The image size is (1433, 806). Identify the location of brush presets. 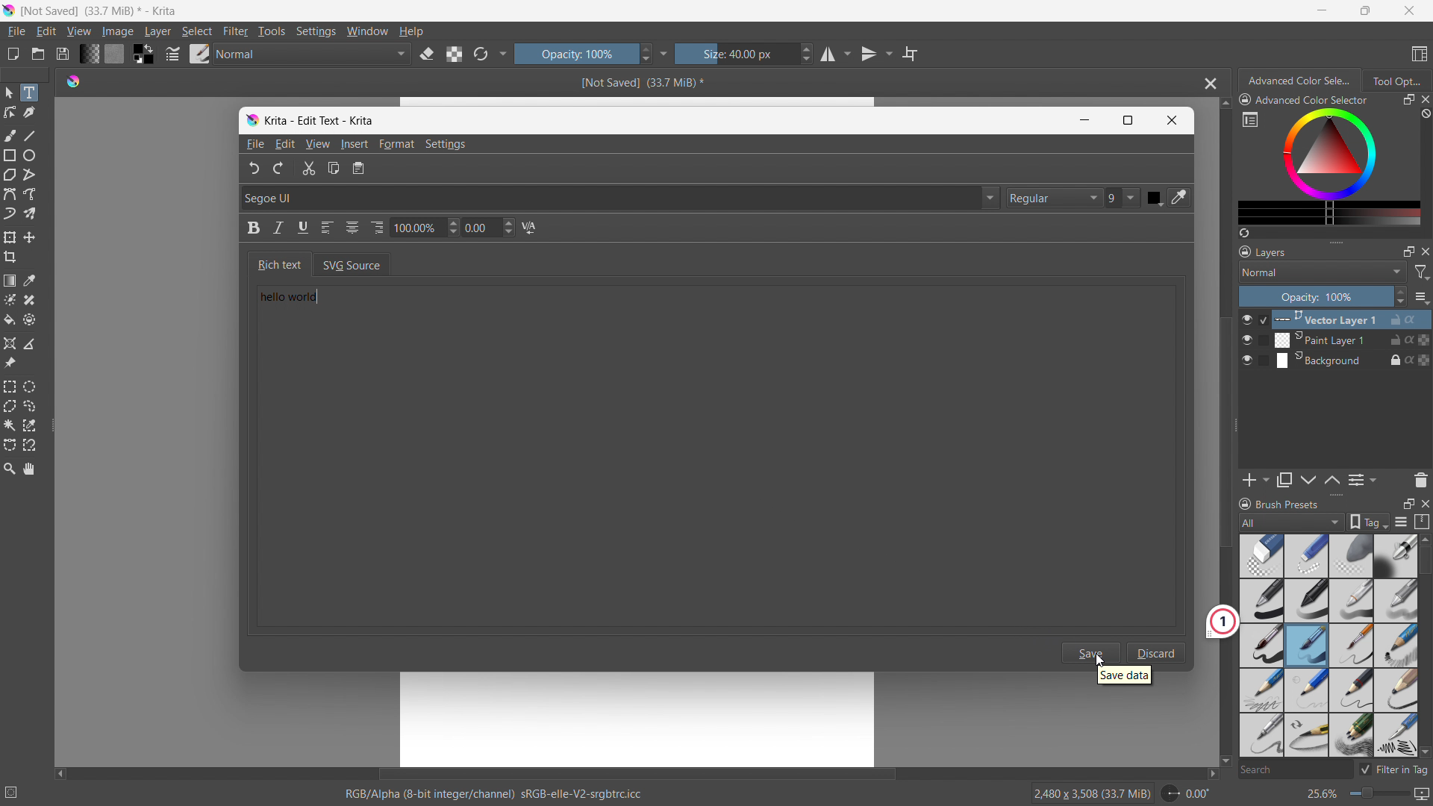
(1279, 503).